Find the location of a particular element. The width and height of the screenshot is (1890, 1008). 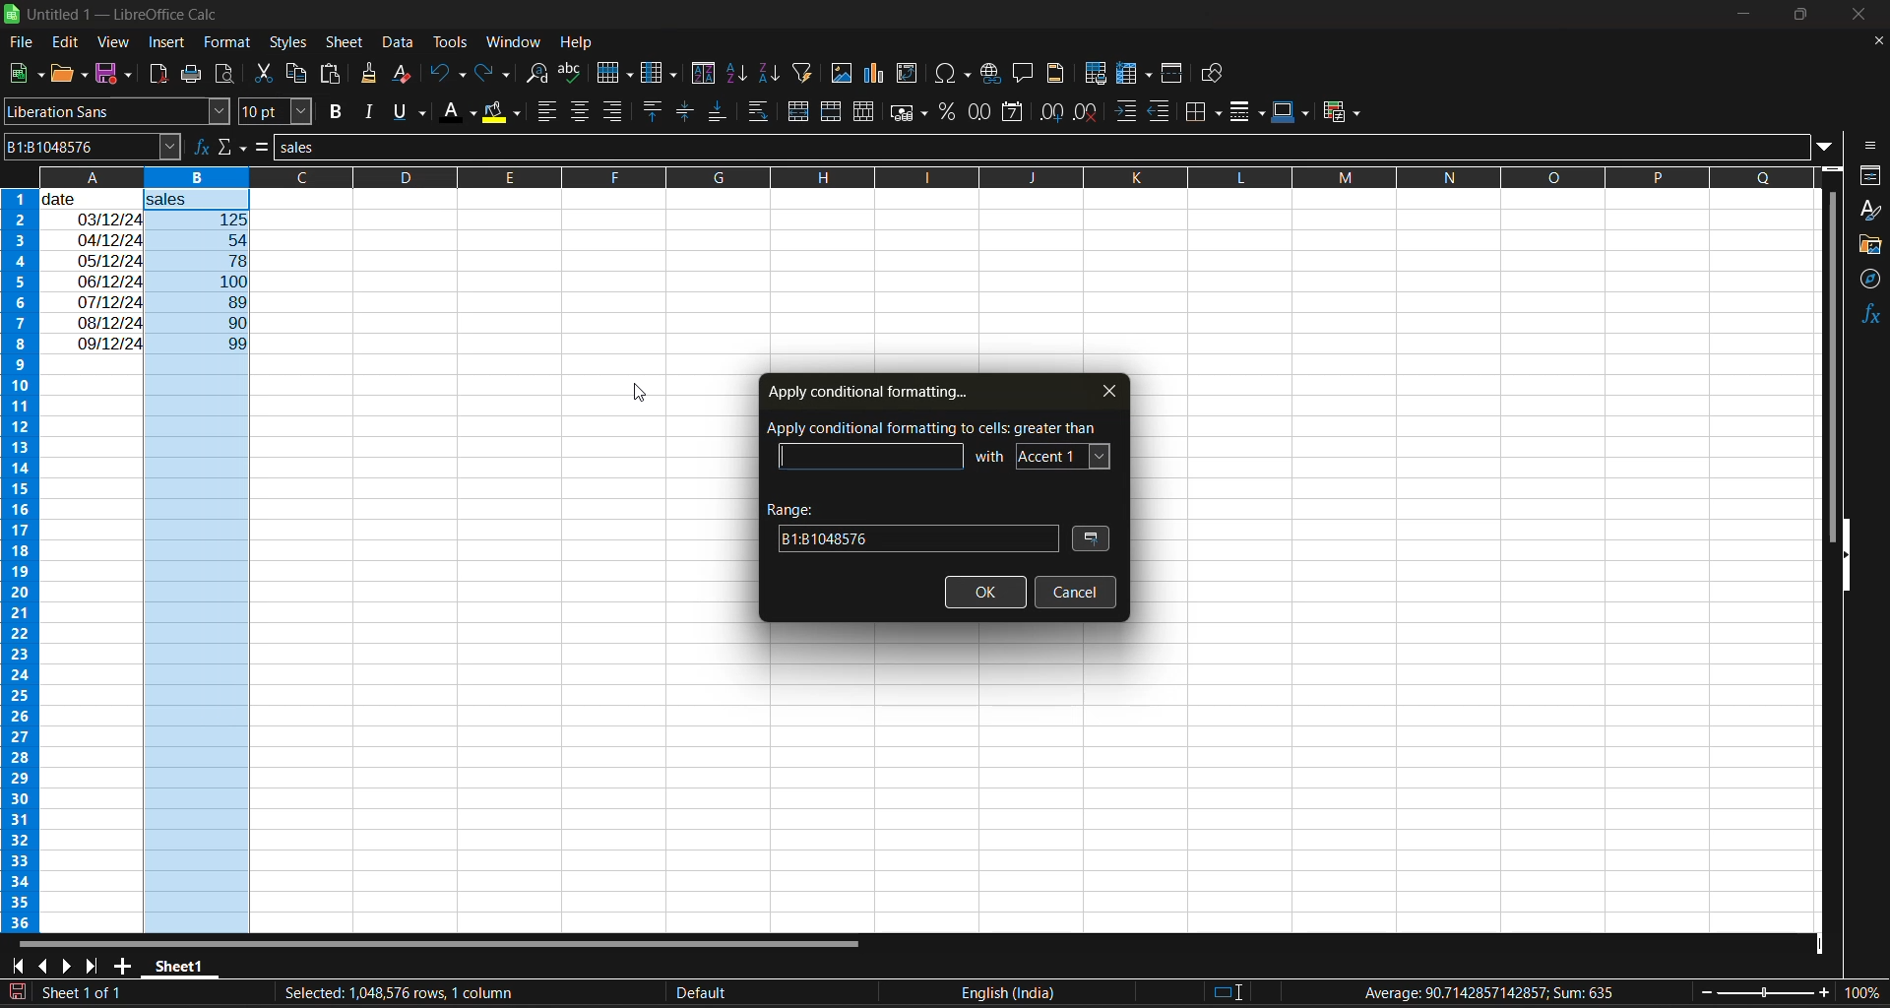

scroll to next sheet is located at coordinates (68, 964).